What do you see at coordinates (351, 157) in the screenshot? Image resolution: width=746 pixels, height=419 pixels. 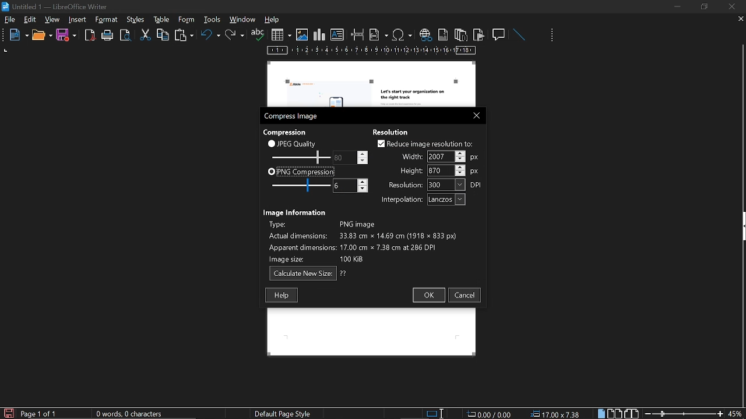 I see `change jpeg quality ` at bounding box center [351, 157].